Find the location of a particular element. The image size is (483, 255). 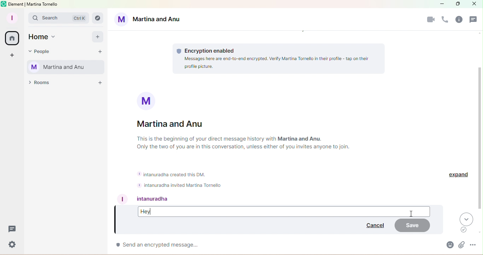

More options is located at coordinates (475, 247).